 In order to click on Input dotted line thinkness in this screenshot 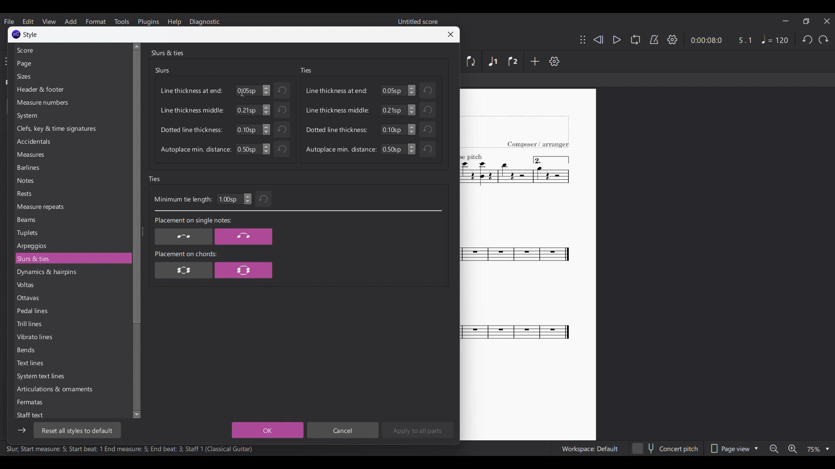, I will do `click(393, 129)`.